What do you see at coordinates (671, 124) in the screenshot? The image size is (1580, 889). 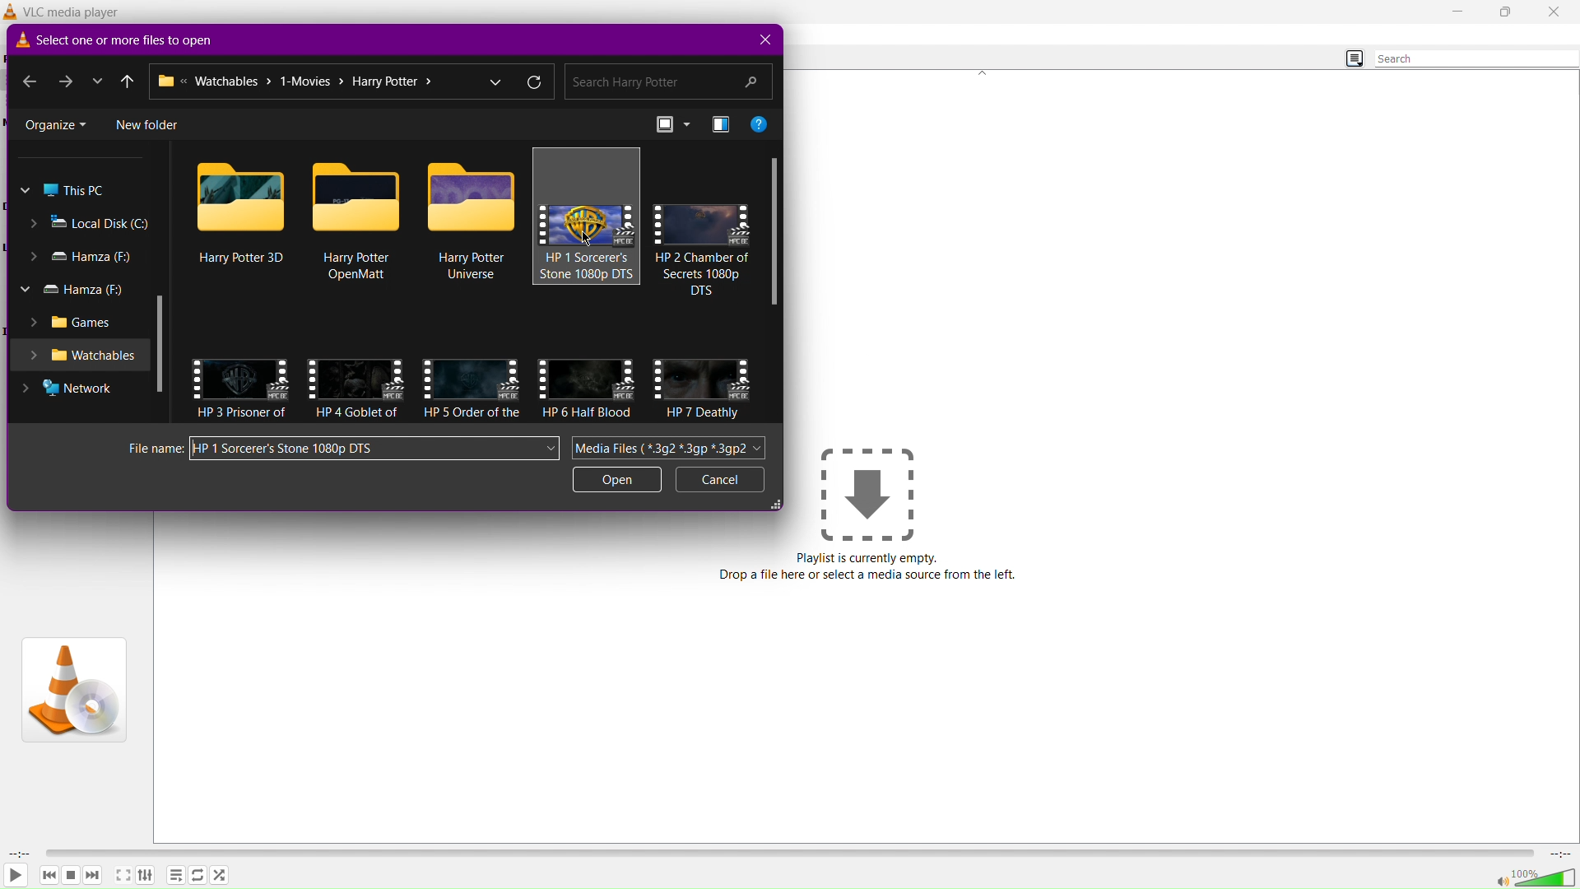 I see `Tiles` at bounding box center [671, 124].